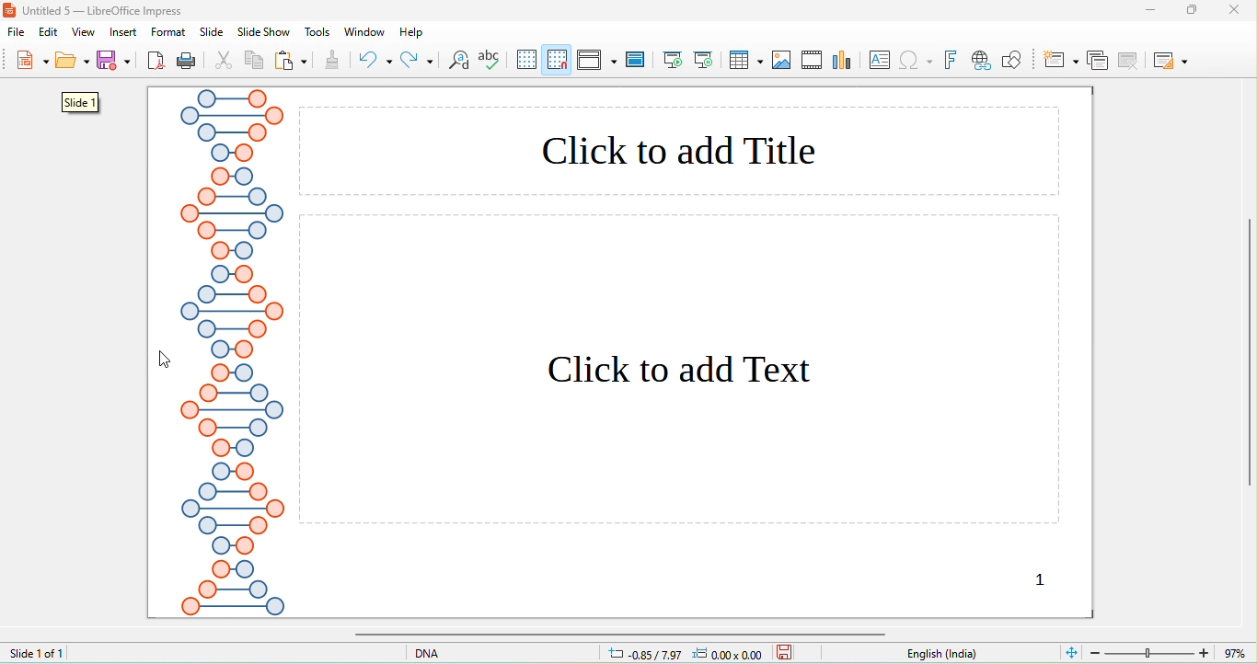 The height and width of the screenshot is (664, 1257). What do you see at coordinates (1097, 60) in the screenshot?
I see `duplicate slide` at bounding box center [1097, 60].